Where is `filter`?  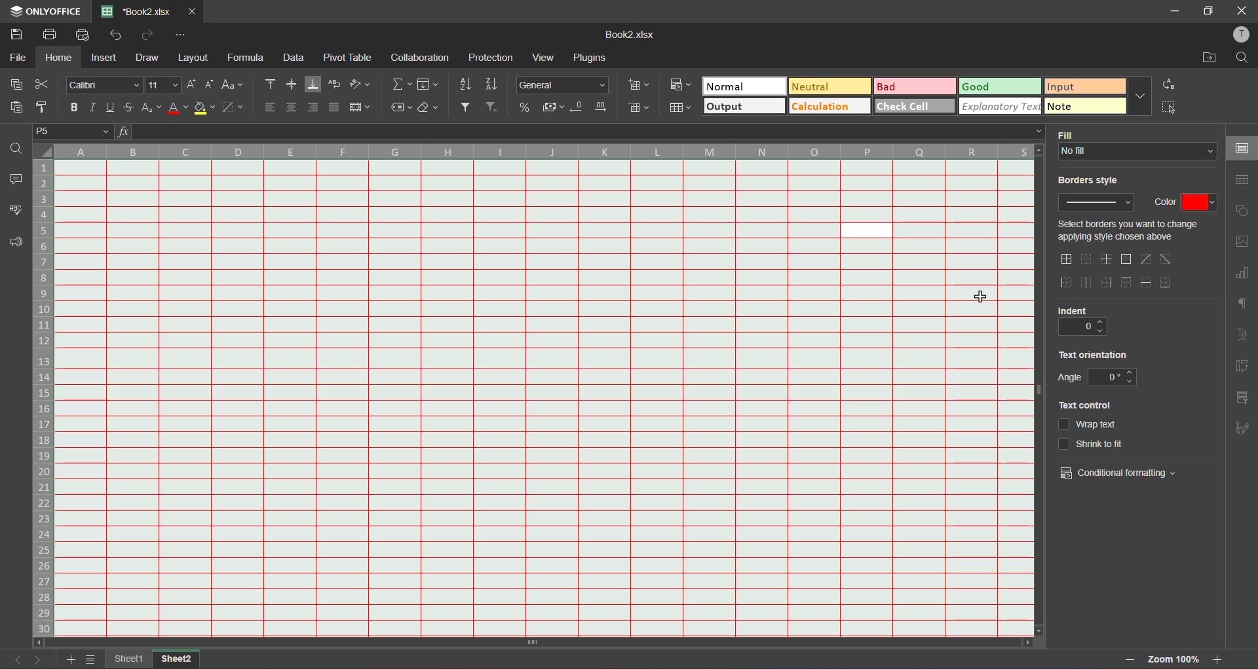 filter is located at coordinates (469, 107).